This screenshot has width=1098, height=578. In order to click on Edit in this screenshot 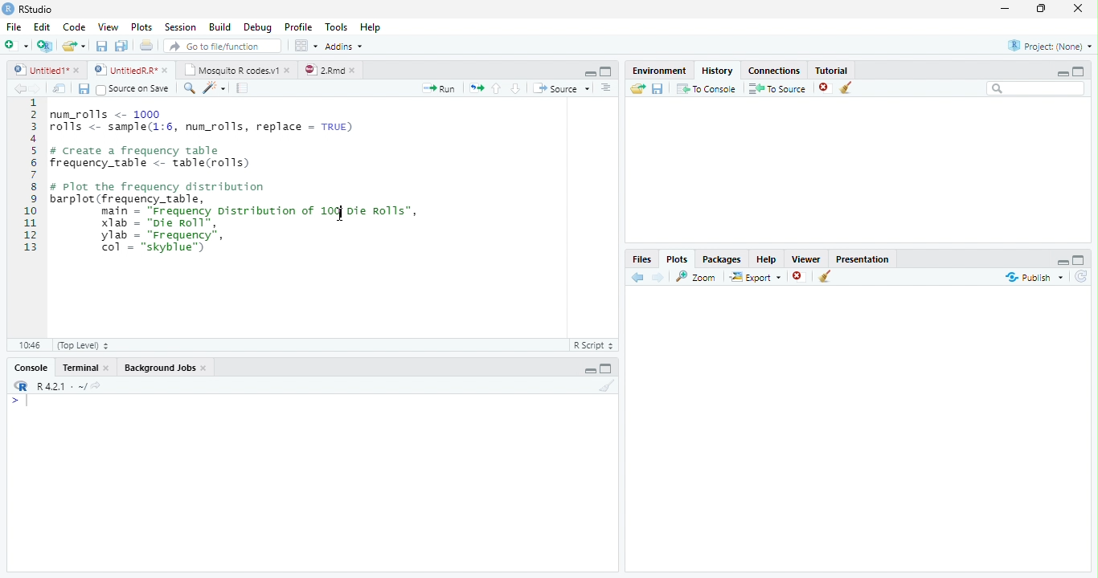, I will do `click(43, 25)`.